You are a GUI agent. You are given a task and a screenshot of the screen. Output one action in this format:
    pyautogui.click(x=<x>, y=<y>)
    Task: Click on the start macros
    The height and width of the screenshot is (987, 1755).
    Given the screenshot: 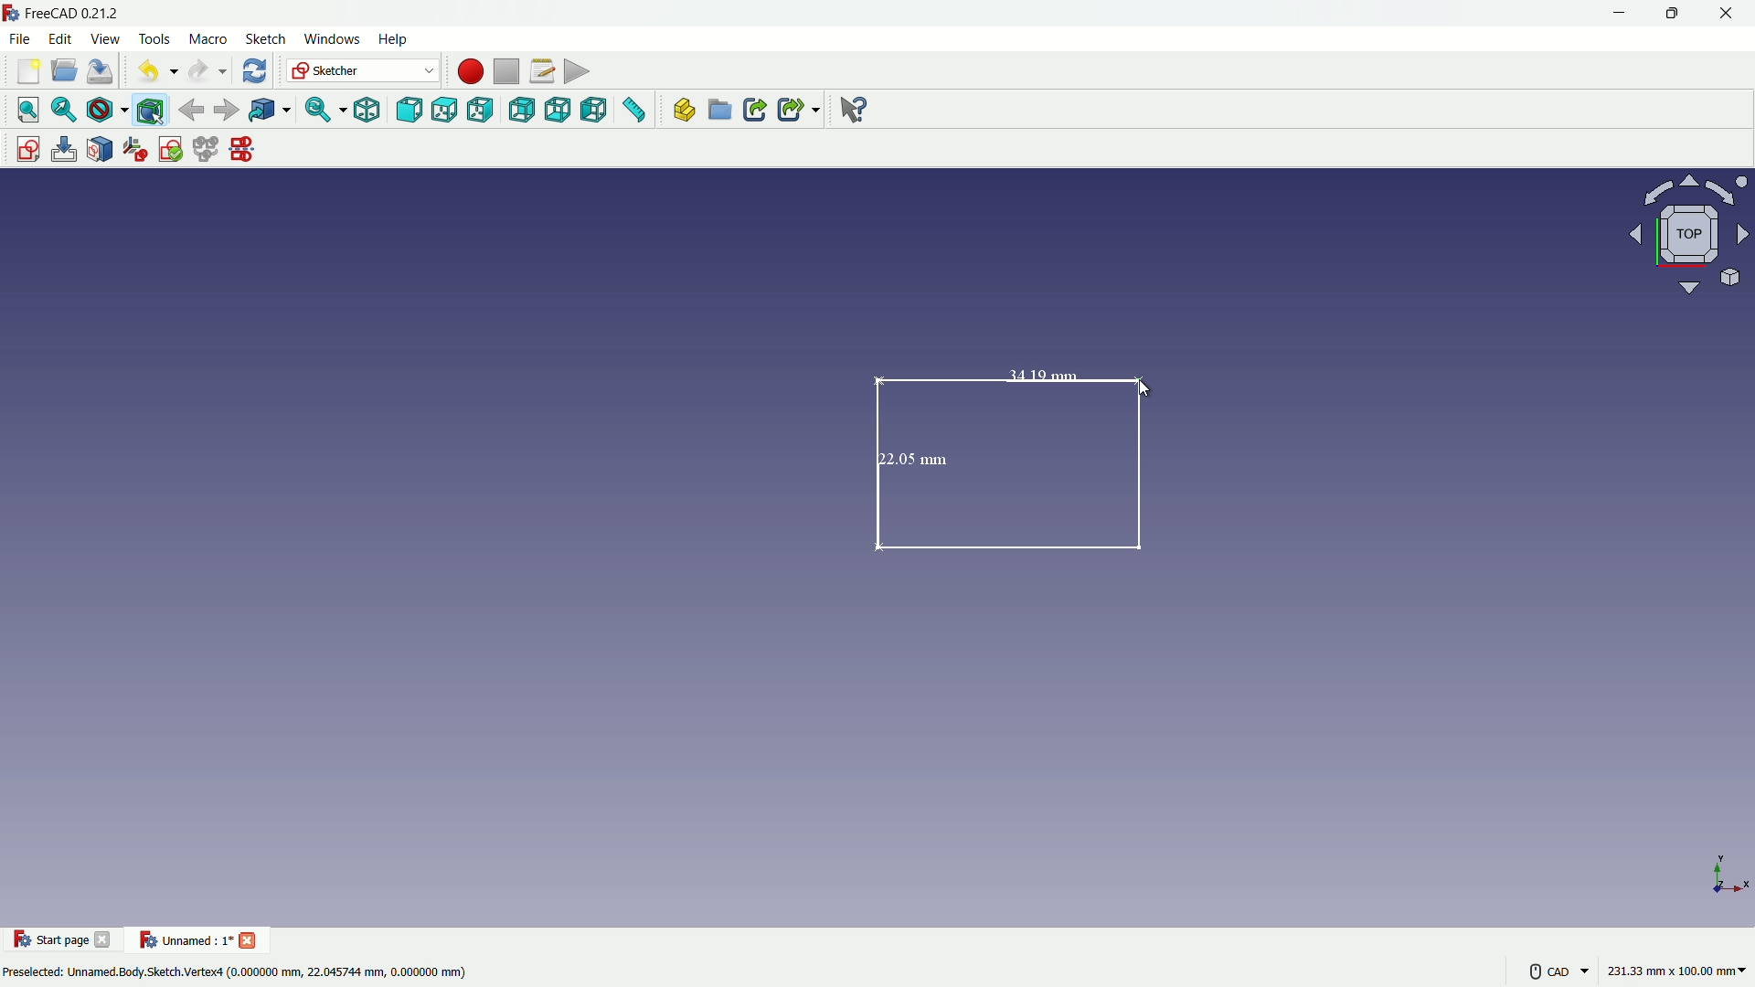 What is the action you would take?
    pyautogui.click(x=467, y=70)
    